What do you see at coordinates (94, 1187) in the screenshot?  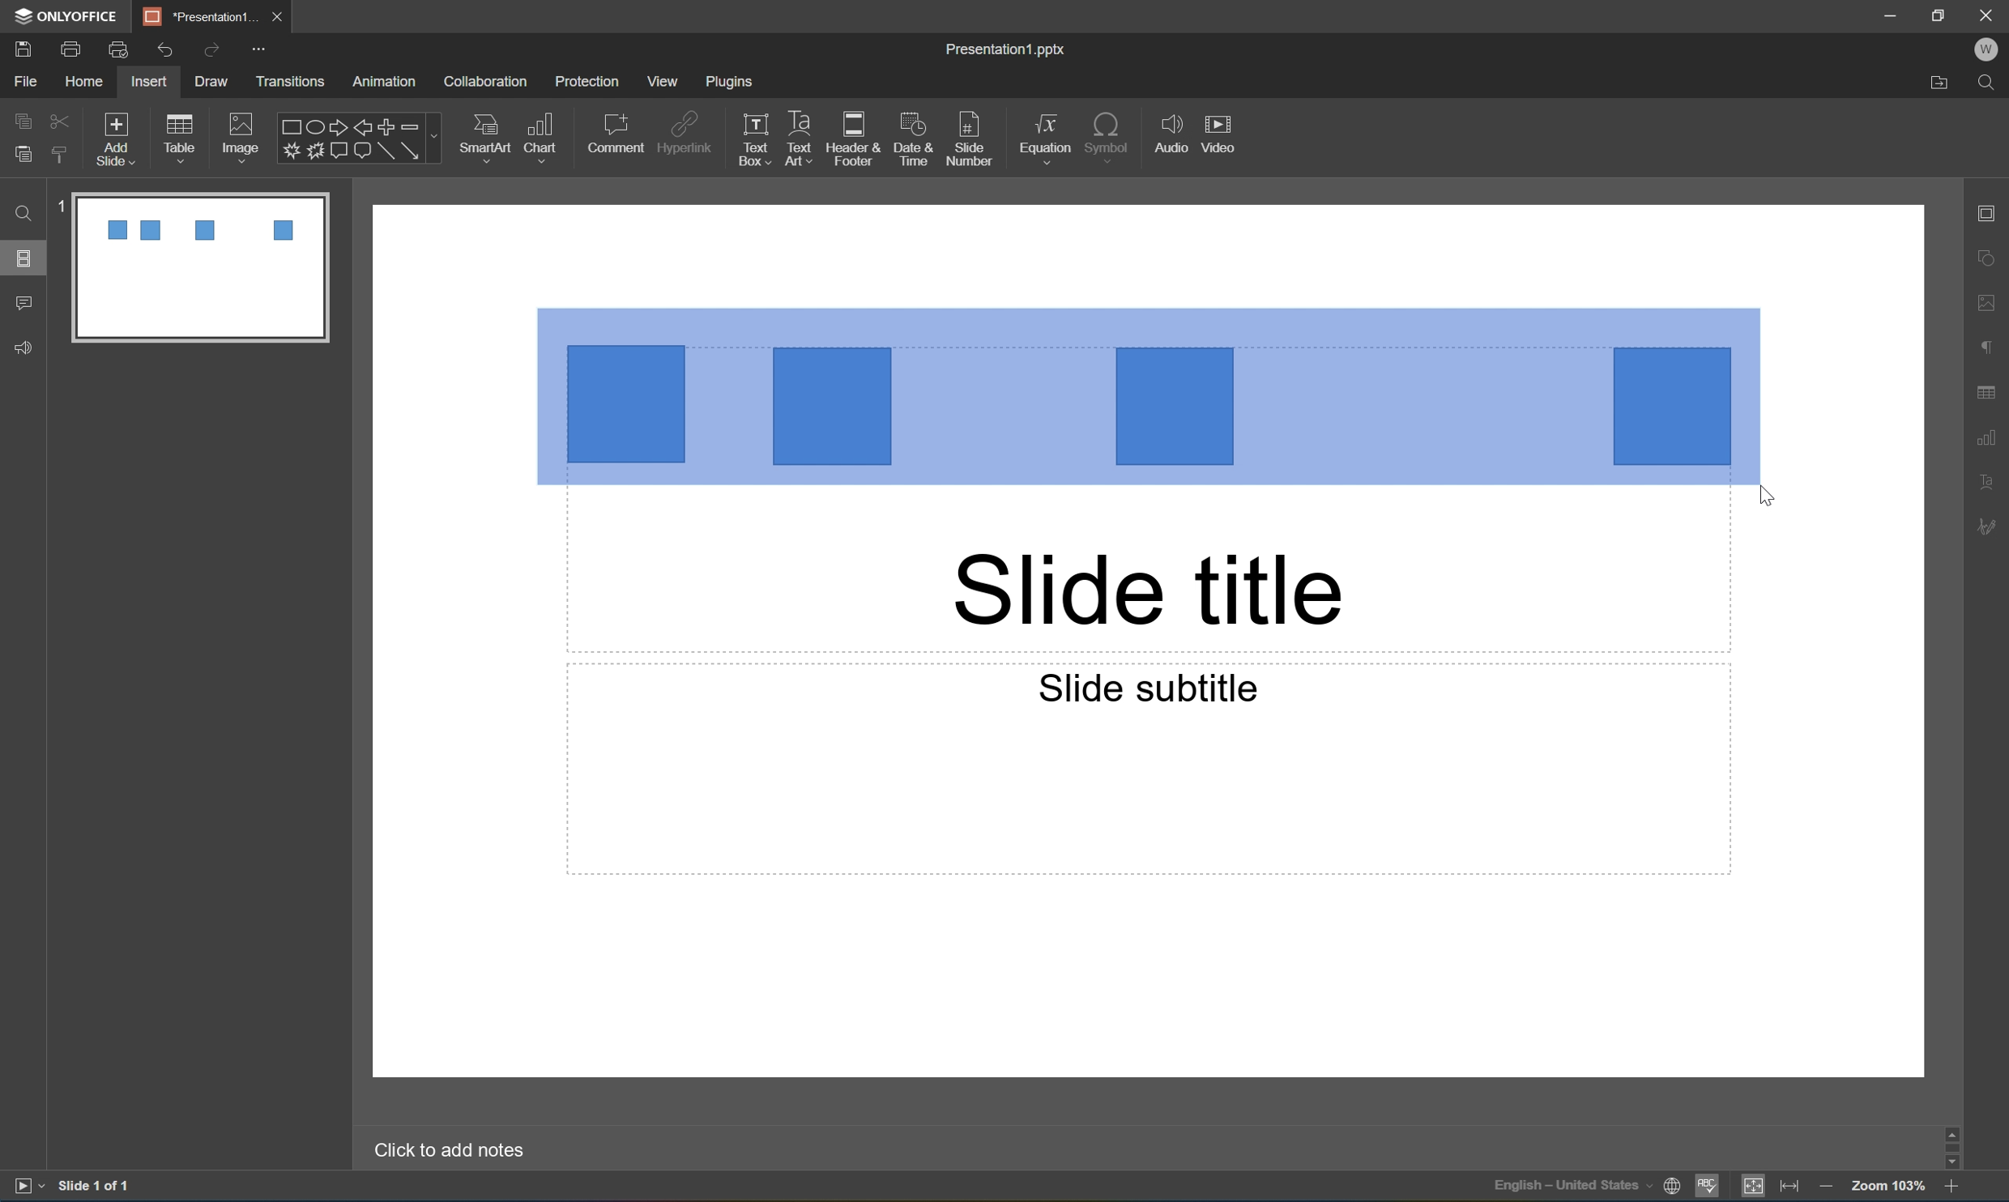 I see `slide 1 of 1` at bounding box center [94, 1187].